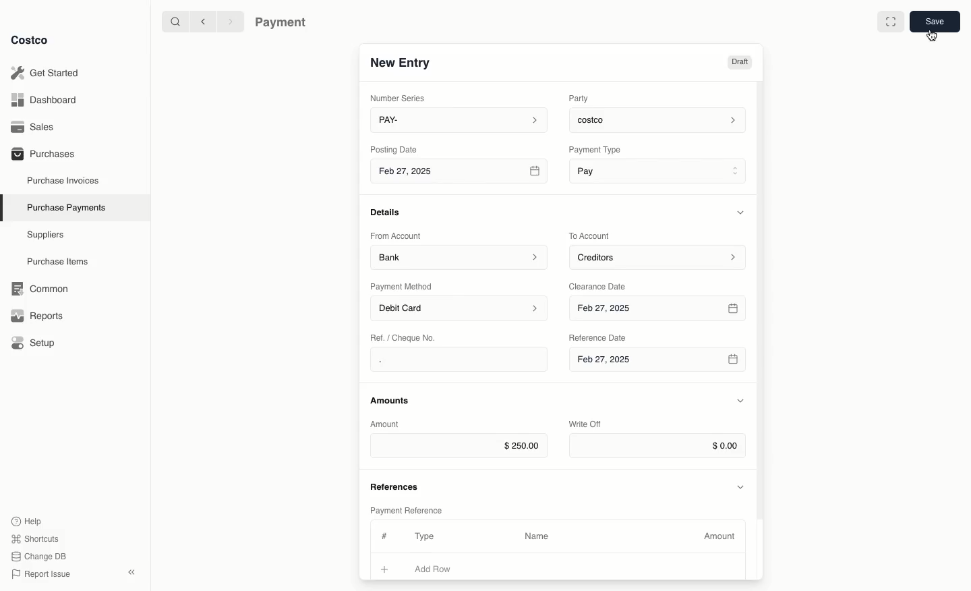 The width and height of the screenshot is (971, 591). Describe the element at coordinates (203, 21) in the screenshot. I see `Back` at that location.